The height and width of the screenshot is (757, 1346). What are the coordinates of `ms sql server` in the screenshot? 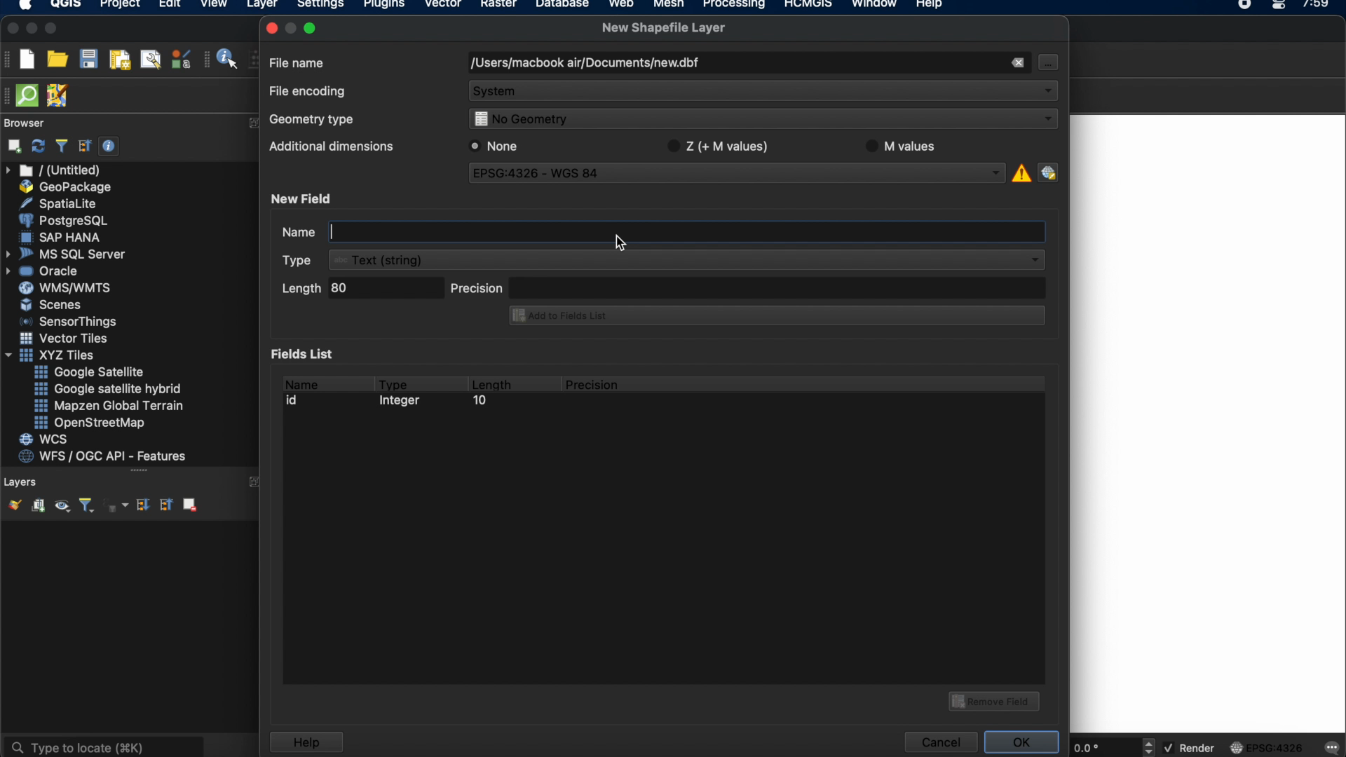 It's located at (68, 253).